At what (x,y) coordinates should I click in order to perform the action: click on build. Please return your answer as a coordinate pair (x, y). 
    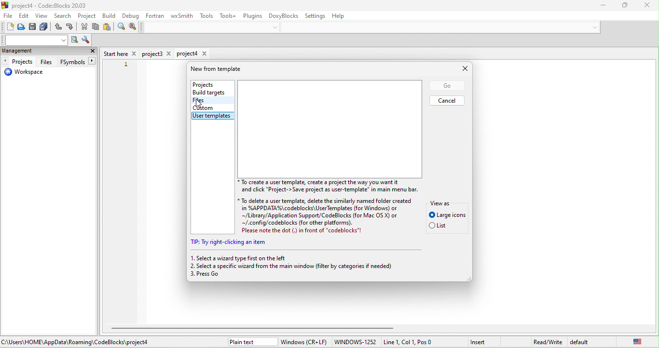
    Looking at the image, I should click on (110, 15).